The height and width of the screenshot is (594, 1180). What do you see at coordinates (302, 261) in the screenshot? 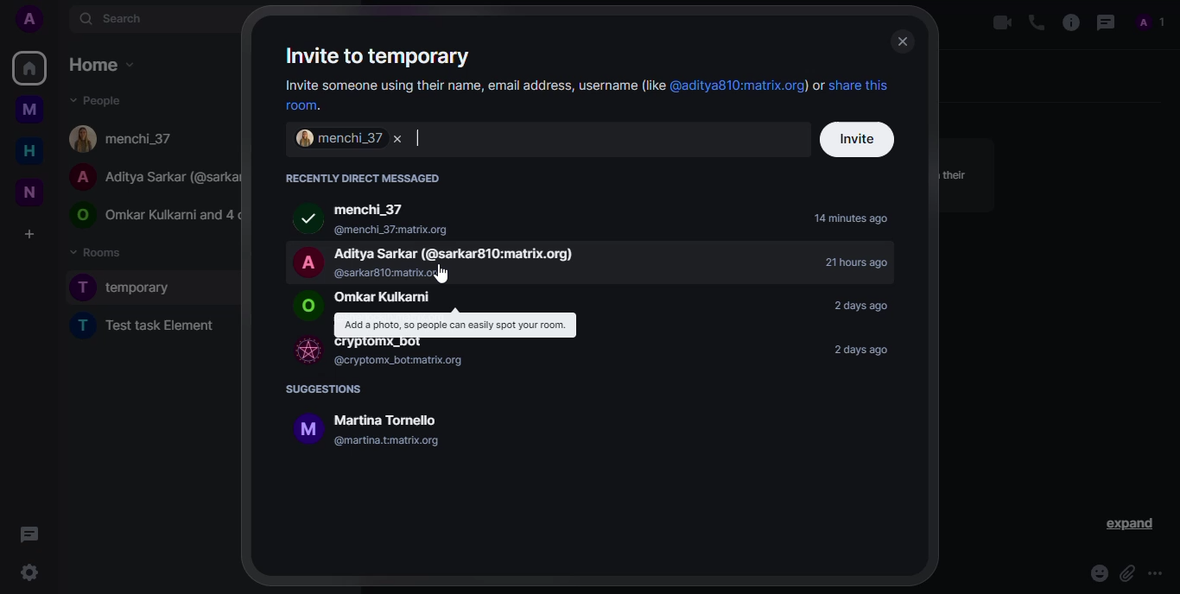
I see `profile picture` at bounding box center [302, 261].